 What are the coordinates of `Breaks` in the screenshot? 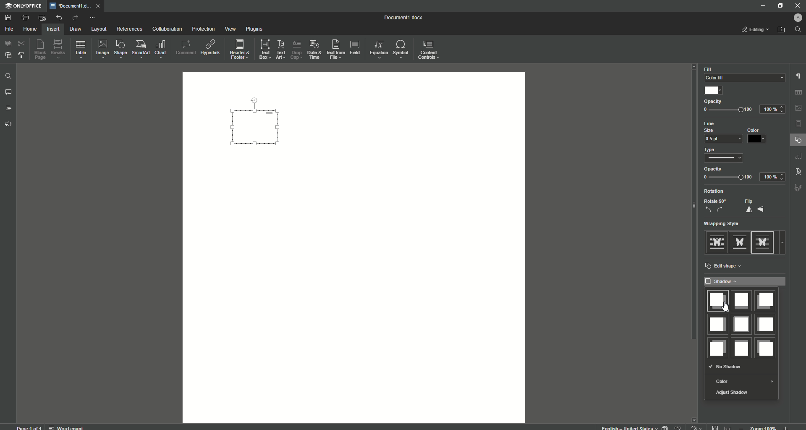 It's located at (58, 50).